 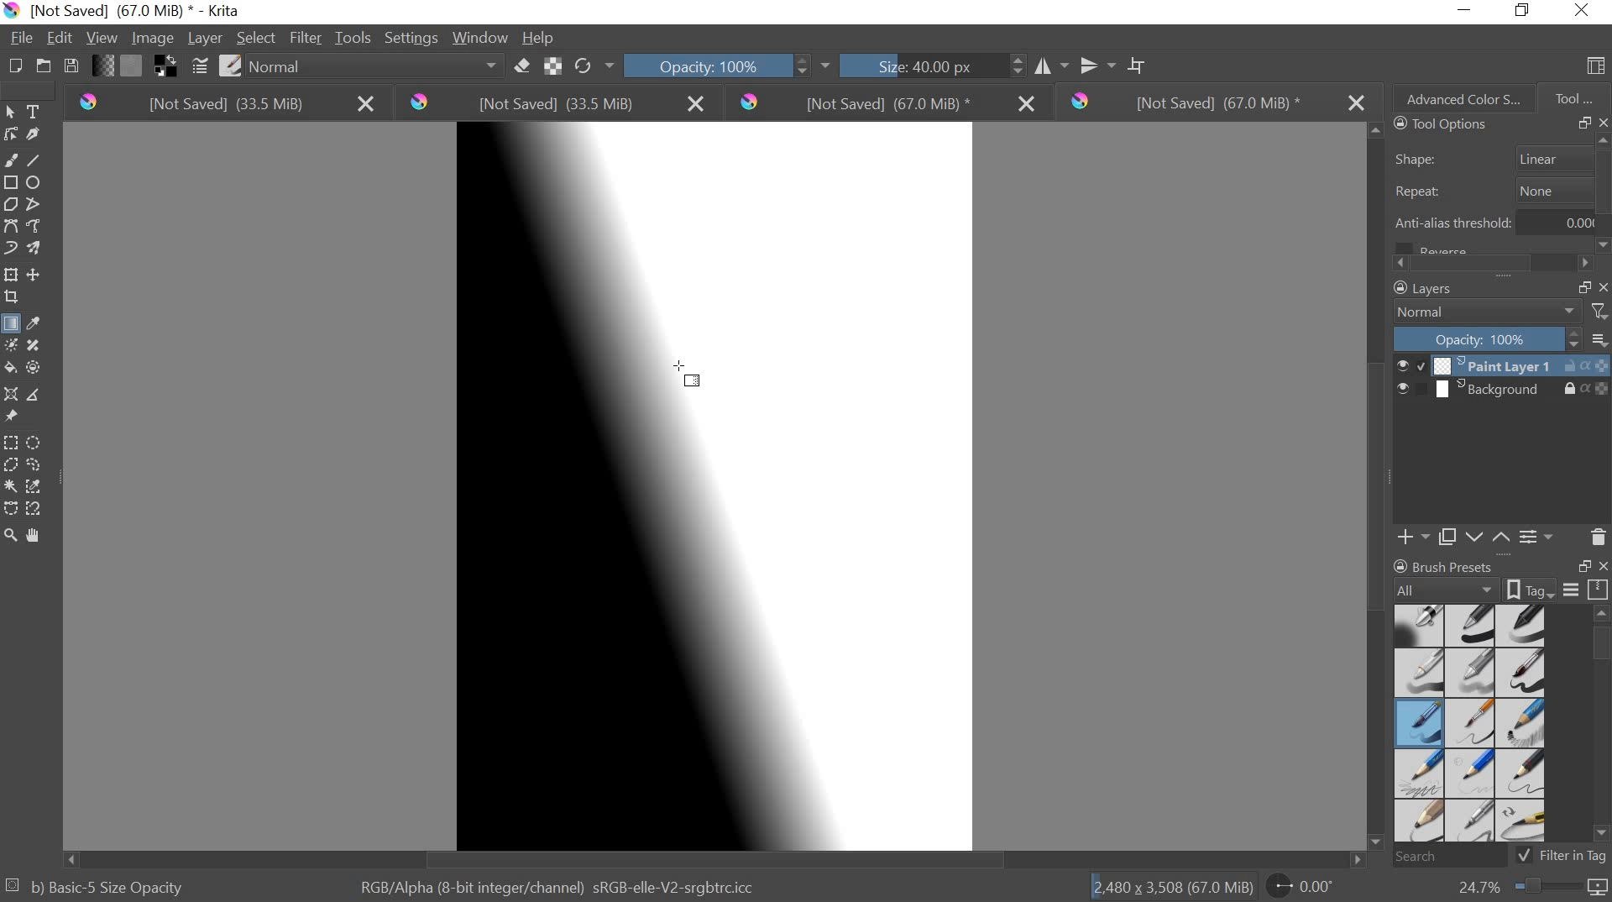 What do you see at coordinates (1602, 286) in the screenshot?
I see `CLOSE` at bounding box center [1602, 286].